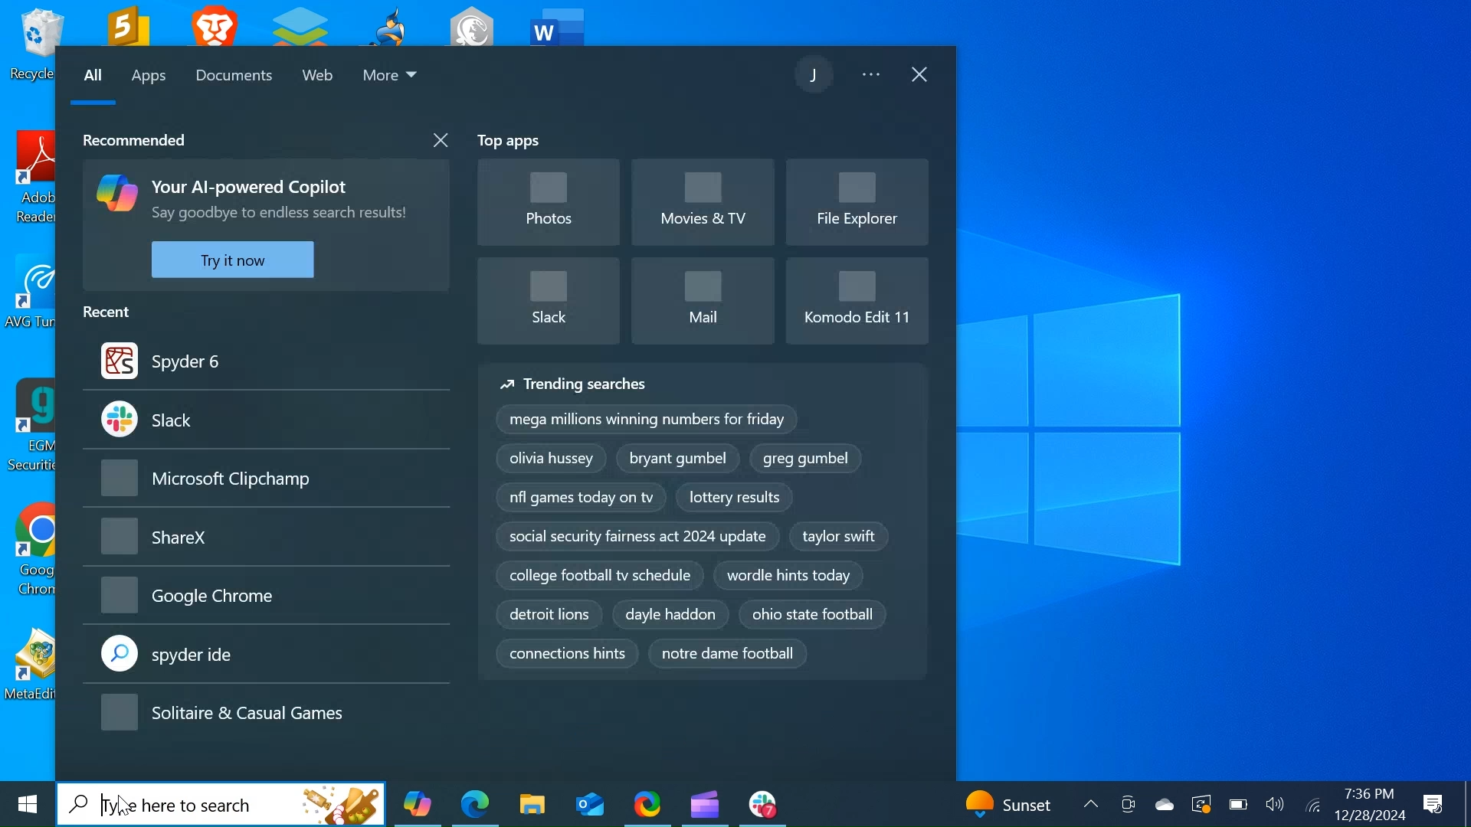 Image resolution: width=1471 pixels, height=827 pixels. I want to click on Close, so click(437, 141).